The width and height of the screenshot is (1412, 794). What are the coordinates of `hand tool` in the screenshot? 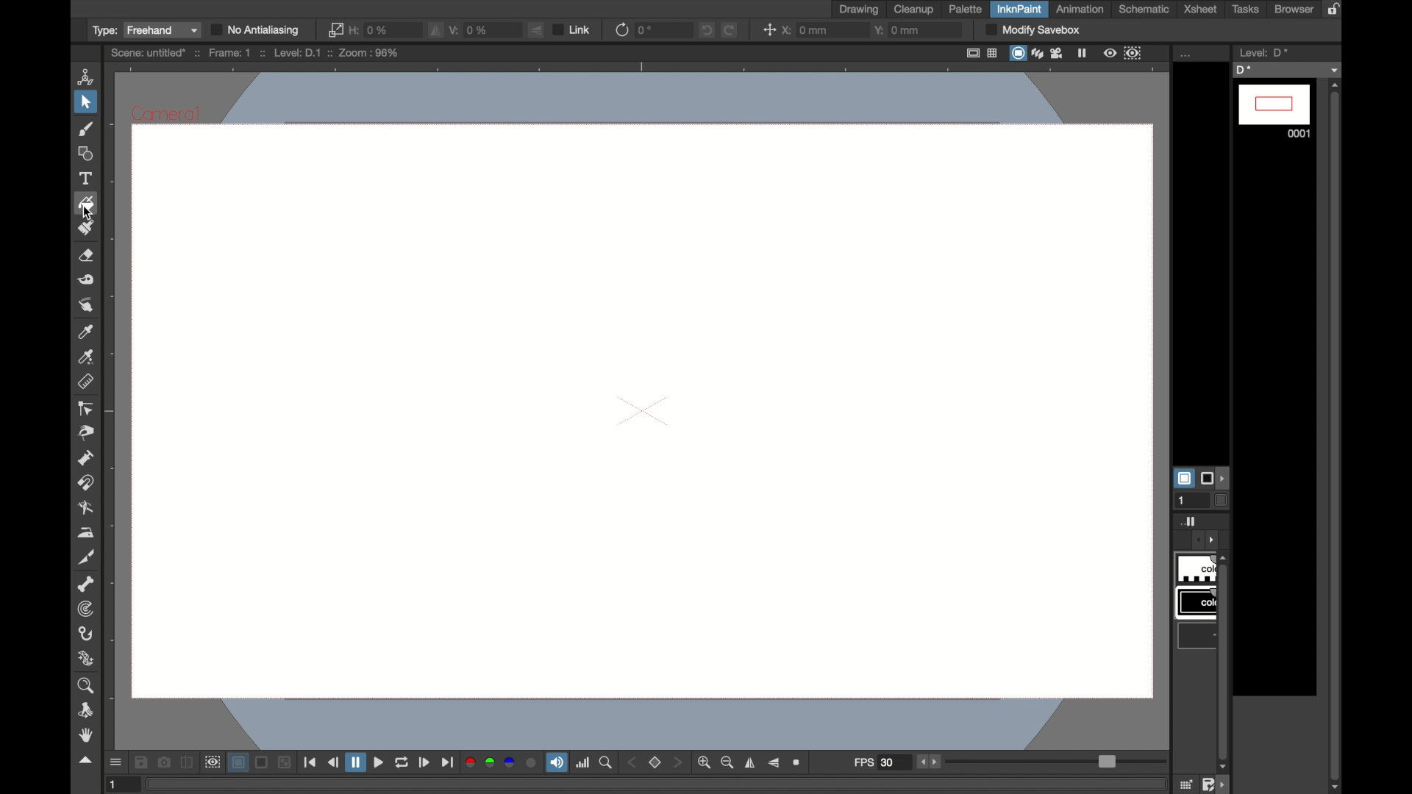 It's located at (87, 736).